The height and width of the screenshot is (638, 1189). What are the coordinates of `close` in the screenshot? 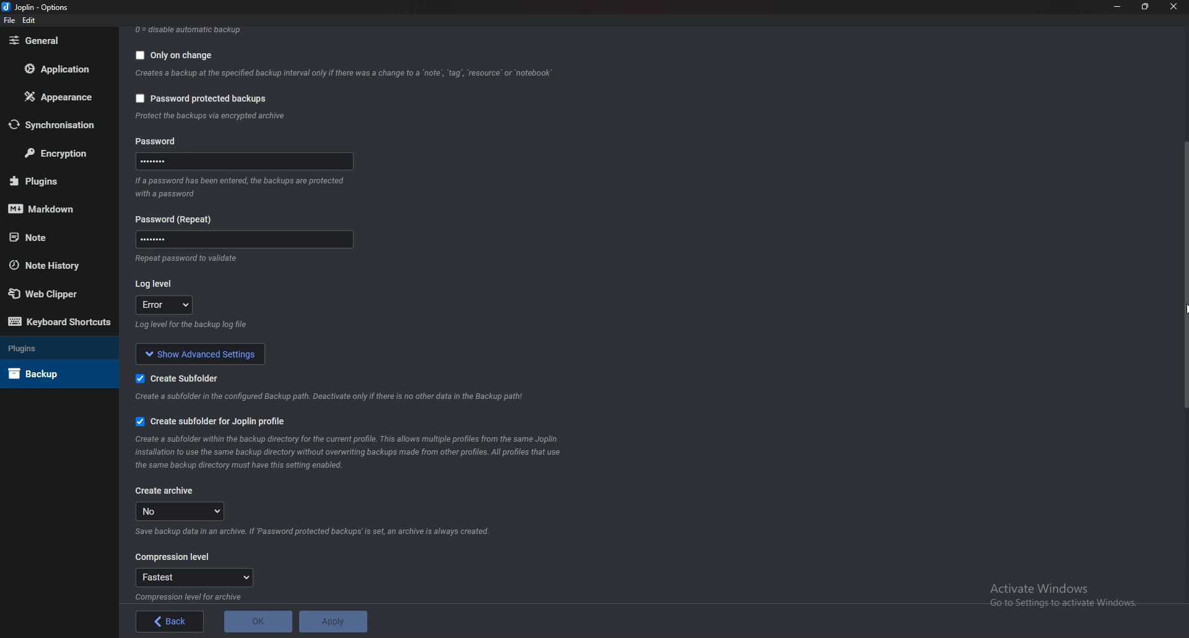 It's located at (1175, 6).